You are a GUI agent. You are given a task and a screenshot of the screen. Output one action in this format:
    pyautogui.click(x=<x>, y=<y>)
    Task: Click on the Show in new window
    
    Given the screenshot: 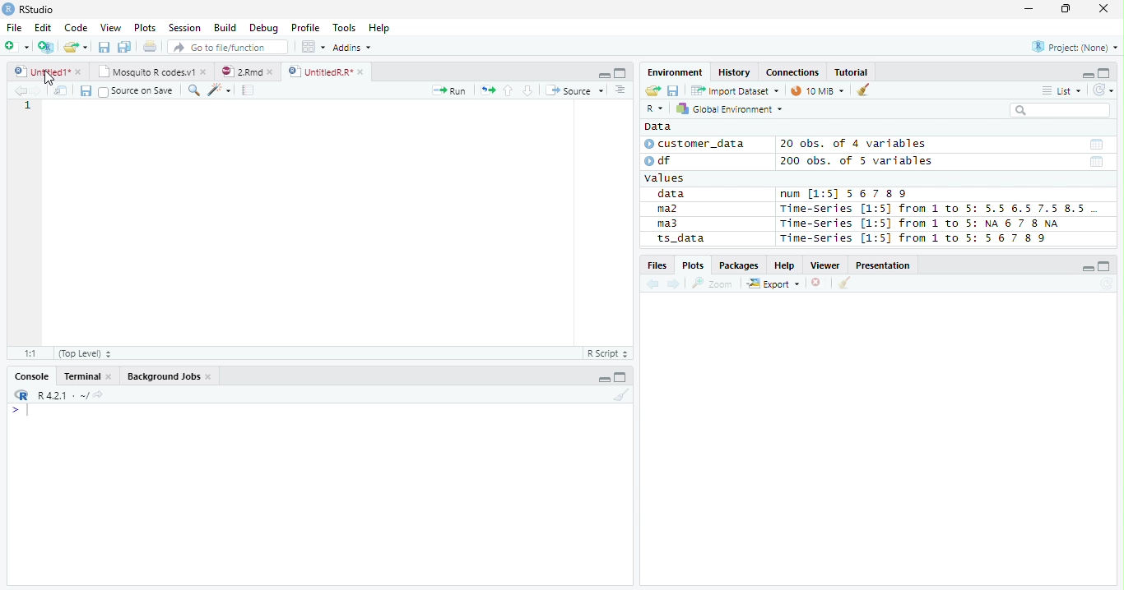 What is the action you would take?
    pyautogui.click(x=61, y=91)
    